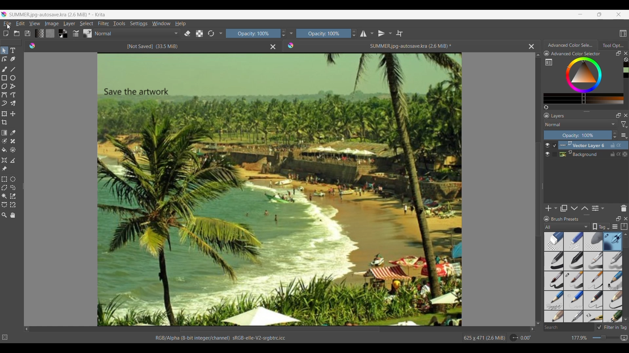  What do you see at coordinates (563, 208) in the screenshot?
I see `Duplicate layer/mask` at bounding box center [563, 208].